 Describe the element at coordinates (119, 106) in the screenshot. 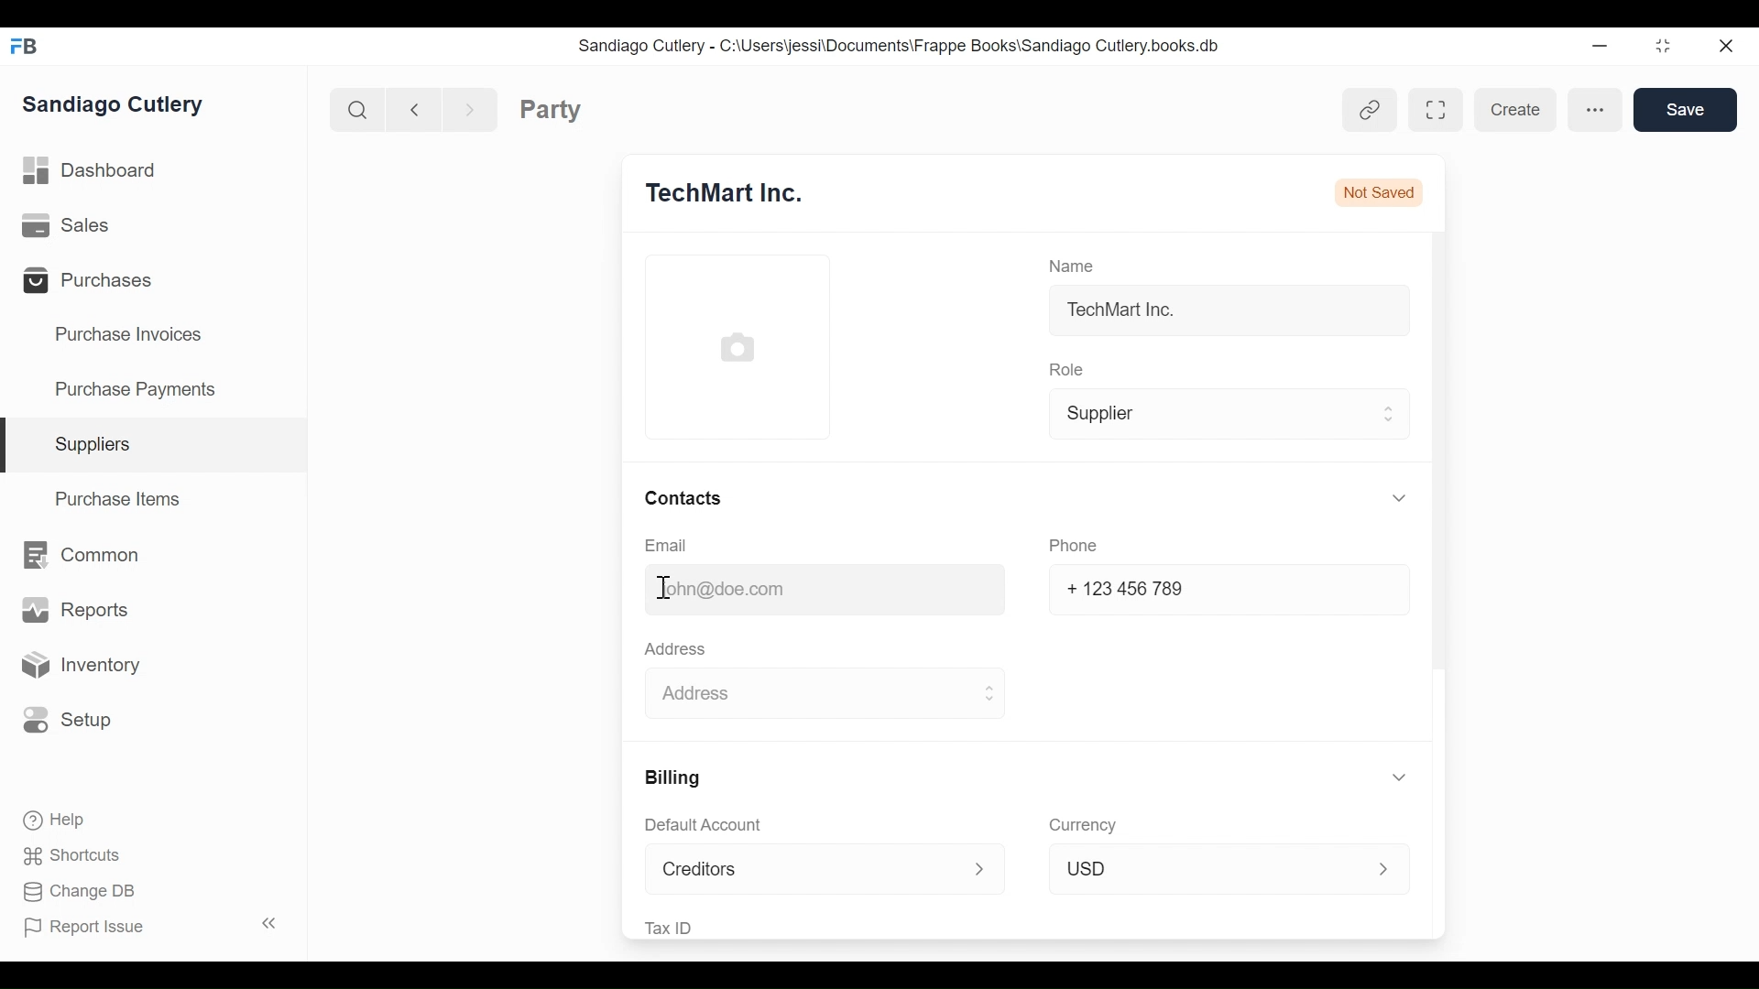

I see `Sandiago Cutlery` at that location.